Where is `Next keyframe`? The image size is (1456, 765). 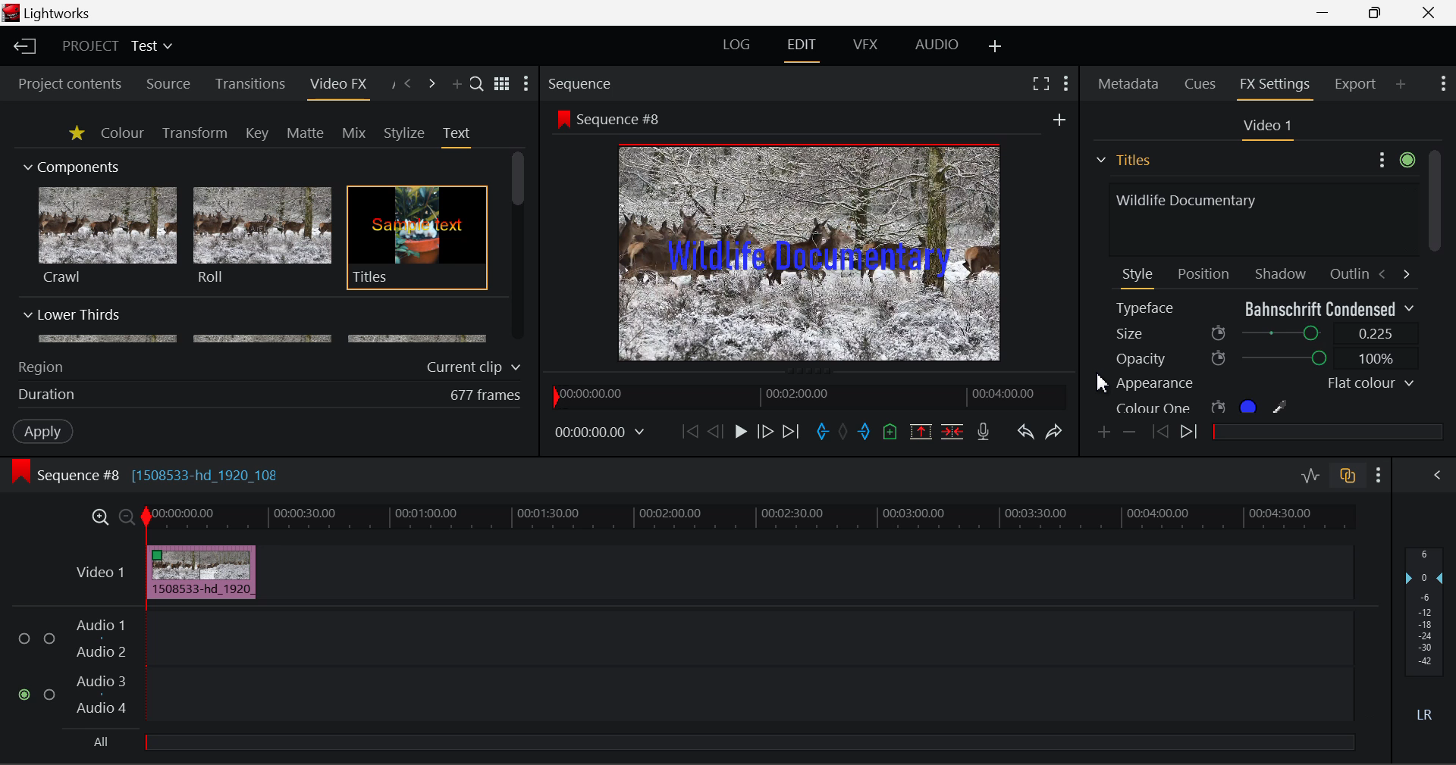 Next keyframe is located at coordinates (1191, 434).